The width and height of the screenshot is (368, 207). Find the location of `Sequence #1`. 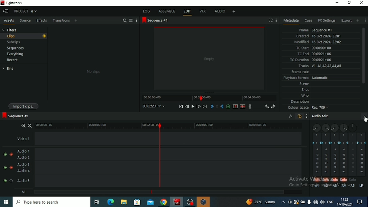

Sequence #1 is located at coordinates (155, 20).